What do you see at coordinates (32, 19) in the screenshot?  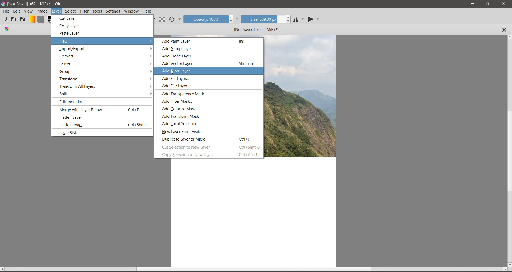 I see `Fill Gradients` at bounding box center [32, 19].